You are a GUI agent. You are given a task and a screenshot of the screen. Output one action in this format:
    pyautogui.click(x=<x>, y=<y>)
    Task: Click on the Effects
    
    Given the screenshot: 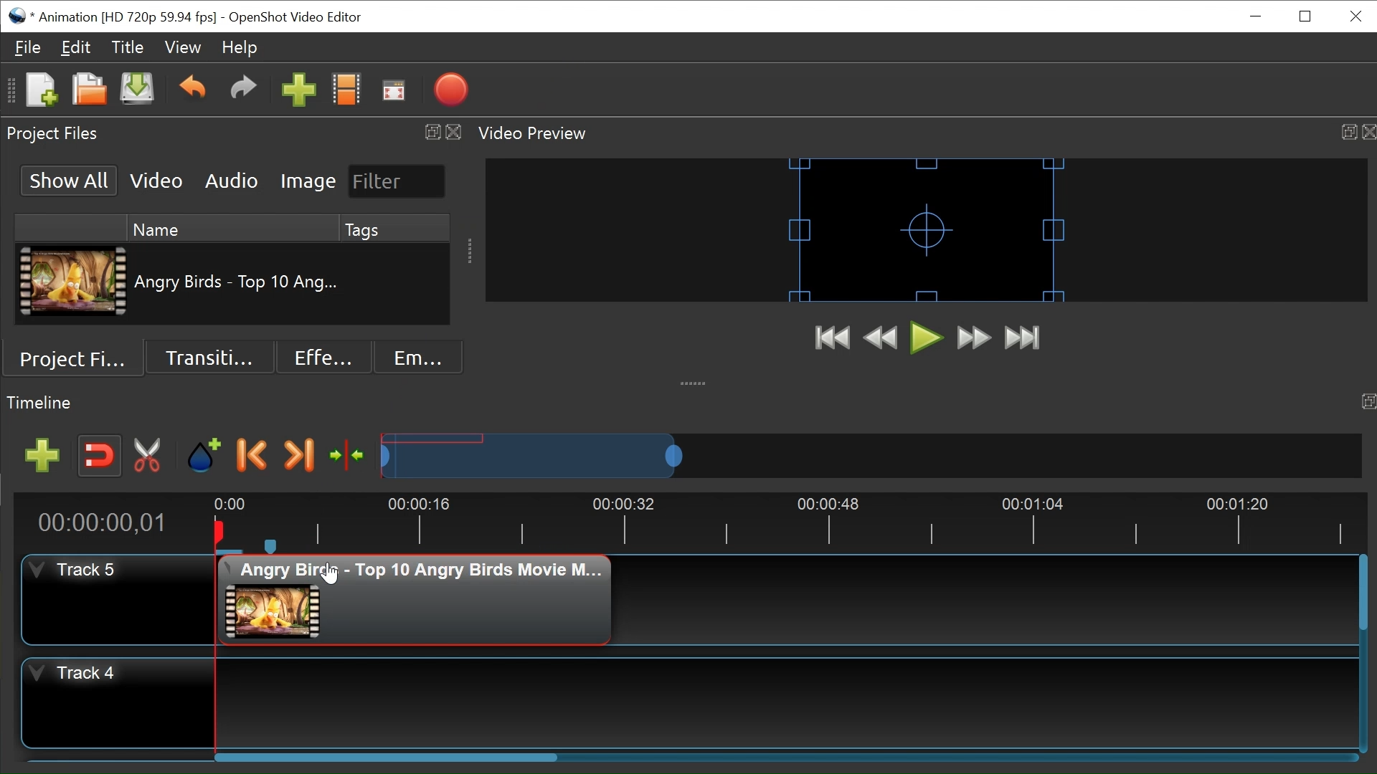 What is the action you would take?
    pyautogui.click(x=323, y=358)
    